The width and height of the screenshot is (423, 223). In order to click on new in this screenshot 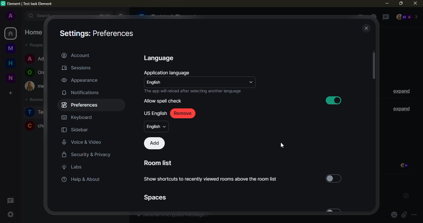, I will do `click(10, 78)`.